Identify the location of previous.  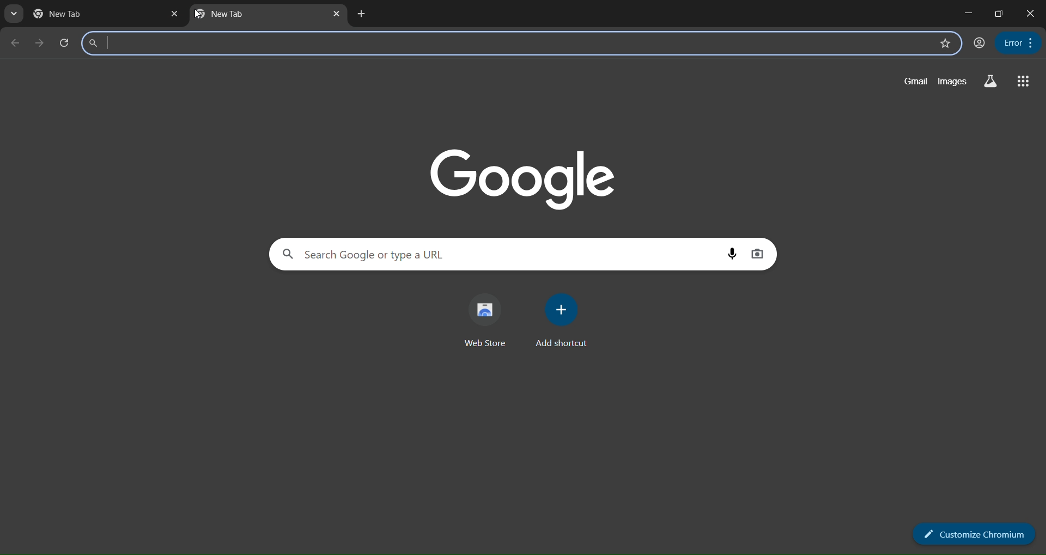
(15, 44).